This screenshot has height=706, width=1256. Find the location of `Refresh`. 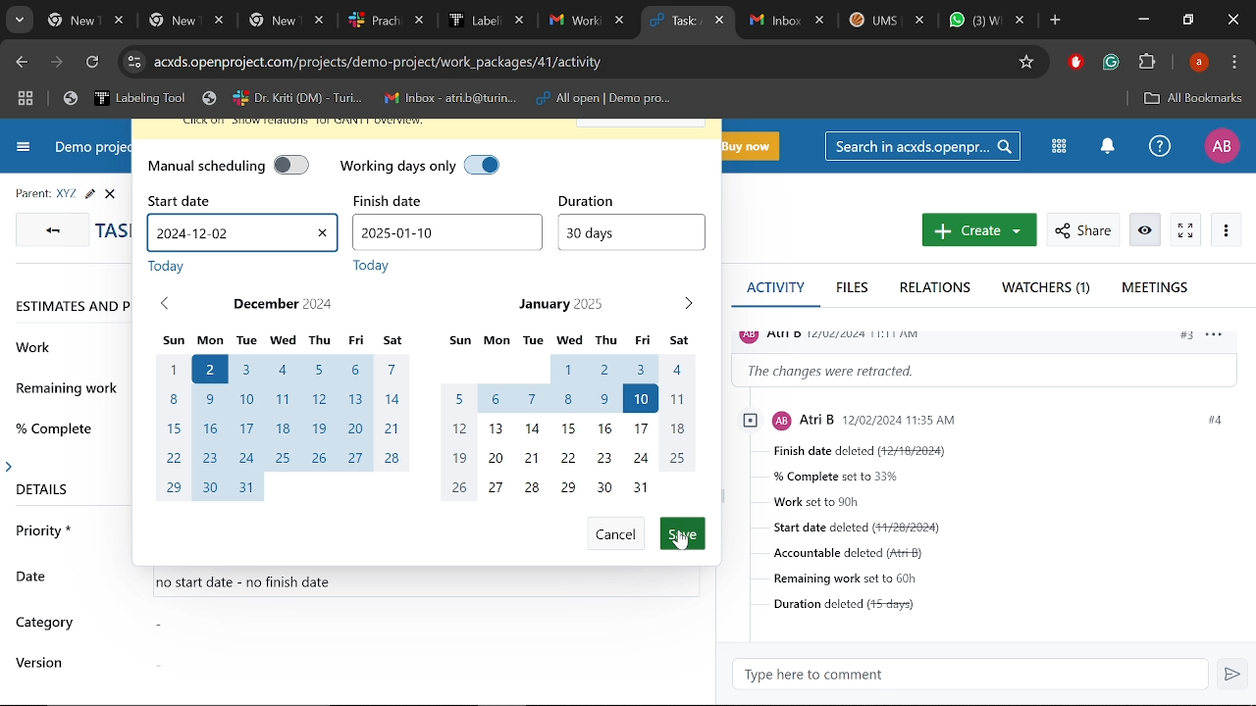

Refresh is located at coordinates (93, 65).